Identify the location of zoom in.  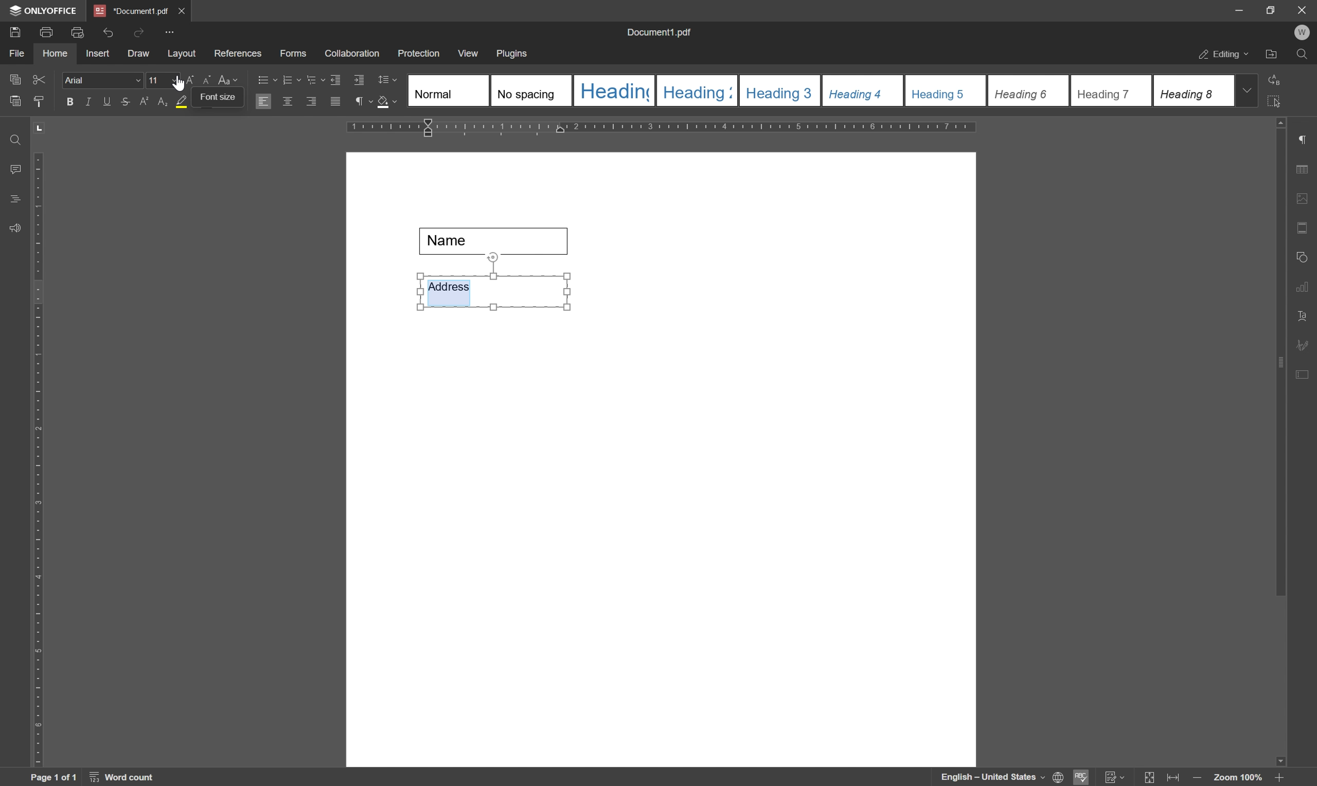
(1278, 778).